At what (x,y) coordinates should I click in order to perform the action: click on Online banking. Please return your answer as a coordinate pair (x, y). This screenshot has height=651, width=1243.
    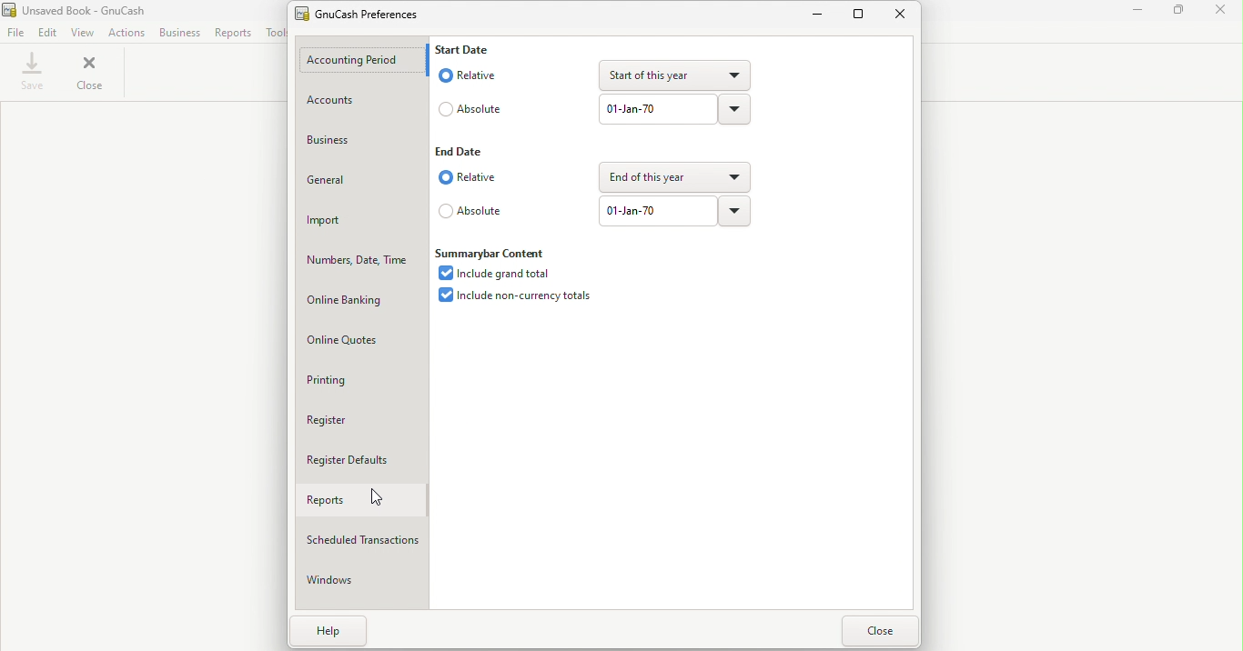
    Looking at the image, I should click on (357, 303).